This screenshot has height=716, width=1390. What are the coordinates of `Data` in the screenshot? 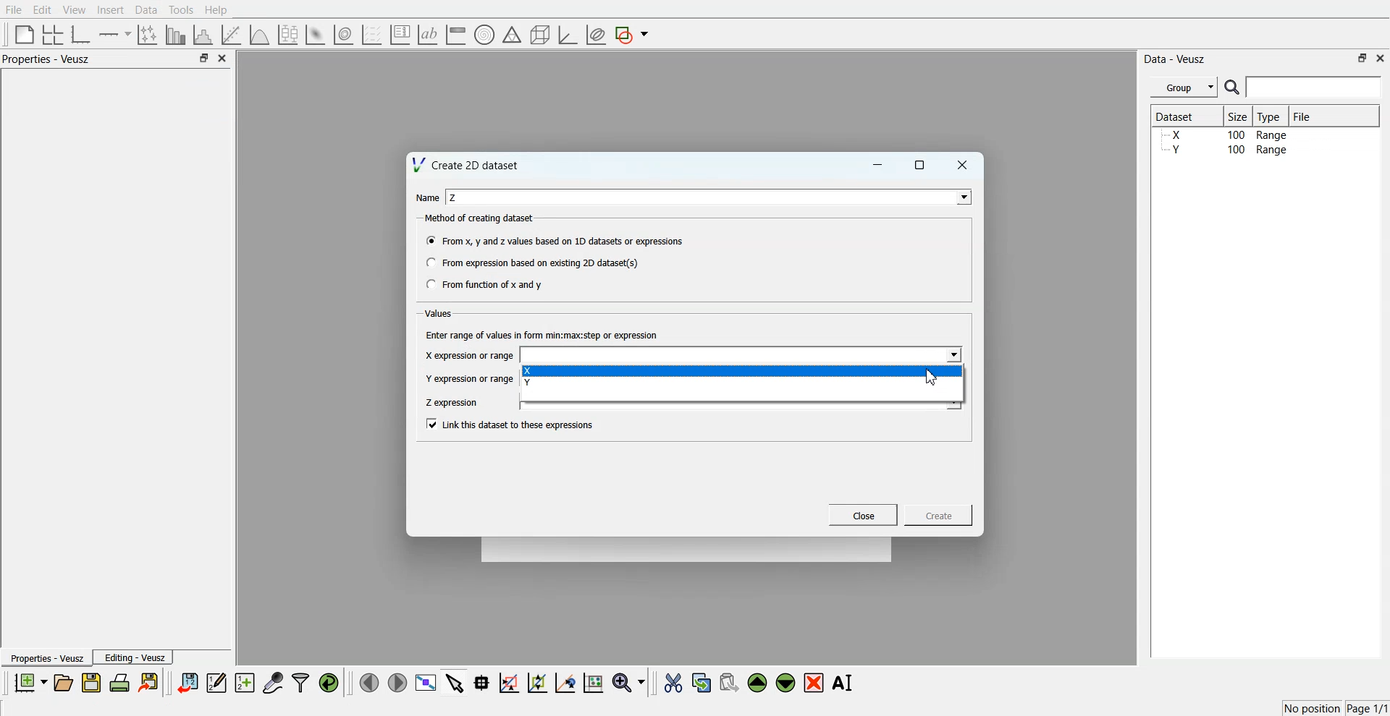 It's located at (148, 10).